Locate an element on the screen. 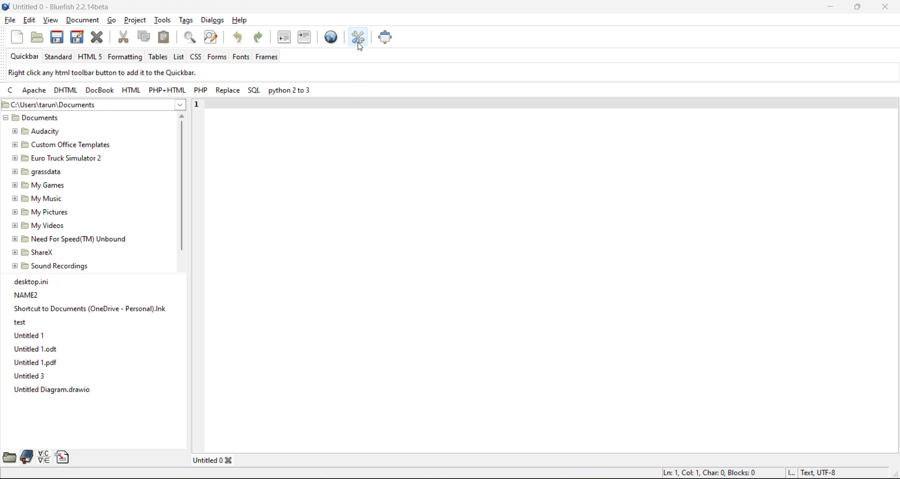 The height and width of the screenshot is (479, 900). apache is located at coordinates (34, 92).